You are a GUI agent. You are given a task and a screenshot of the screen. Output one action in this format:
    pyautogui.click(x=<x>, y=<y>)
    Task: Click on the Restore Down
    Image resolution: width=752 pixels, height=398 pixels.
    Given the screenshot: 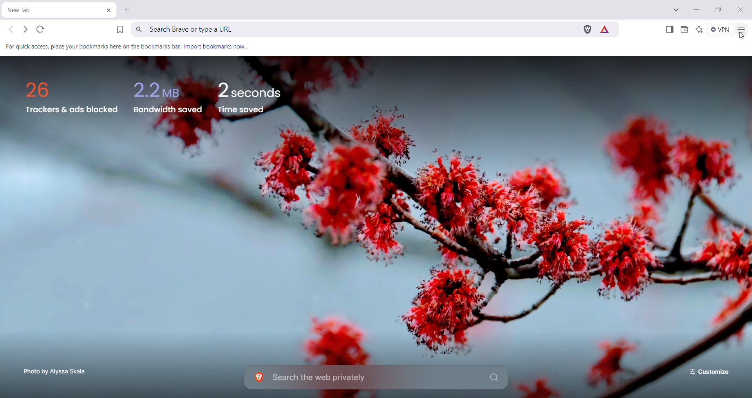 What is the action you would take?
    pyautogui.click(x=718, y=11)
    